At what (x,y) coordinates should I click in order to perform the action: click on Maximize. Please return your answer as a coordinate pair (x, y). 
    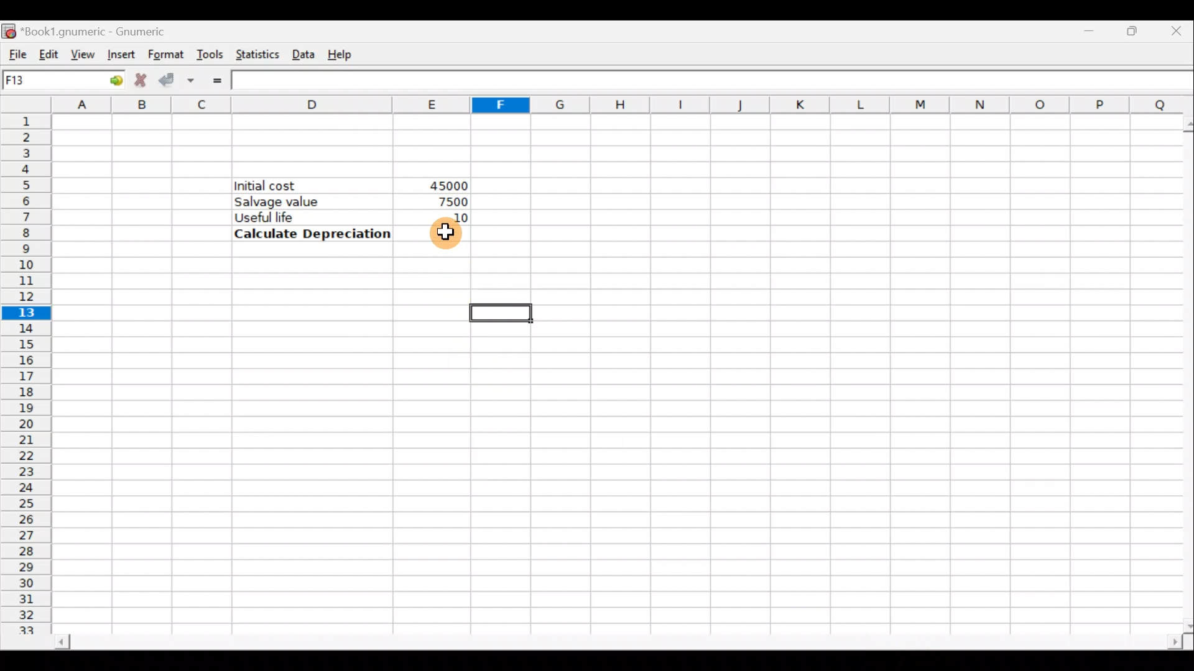
    Looking at the image, I should click on (1124, 35).